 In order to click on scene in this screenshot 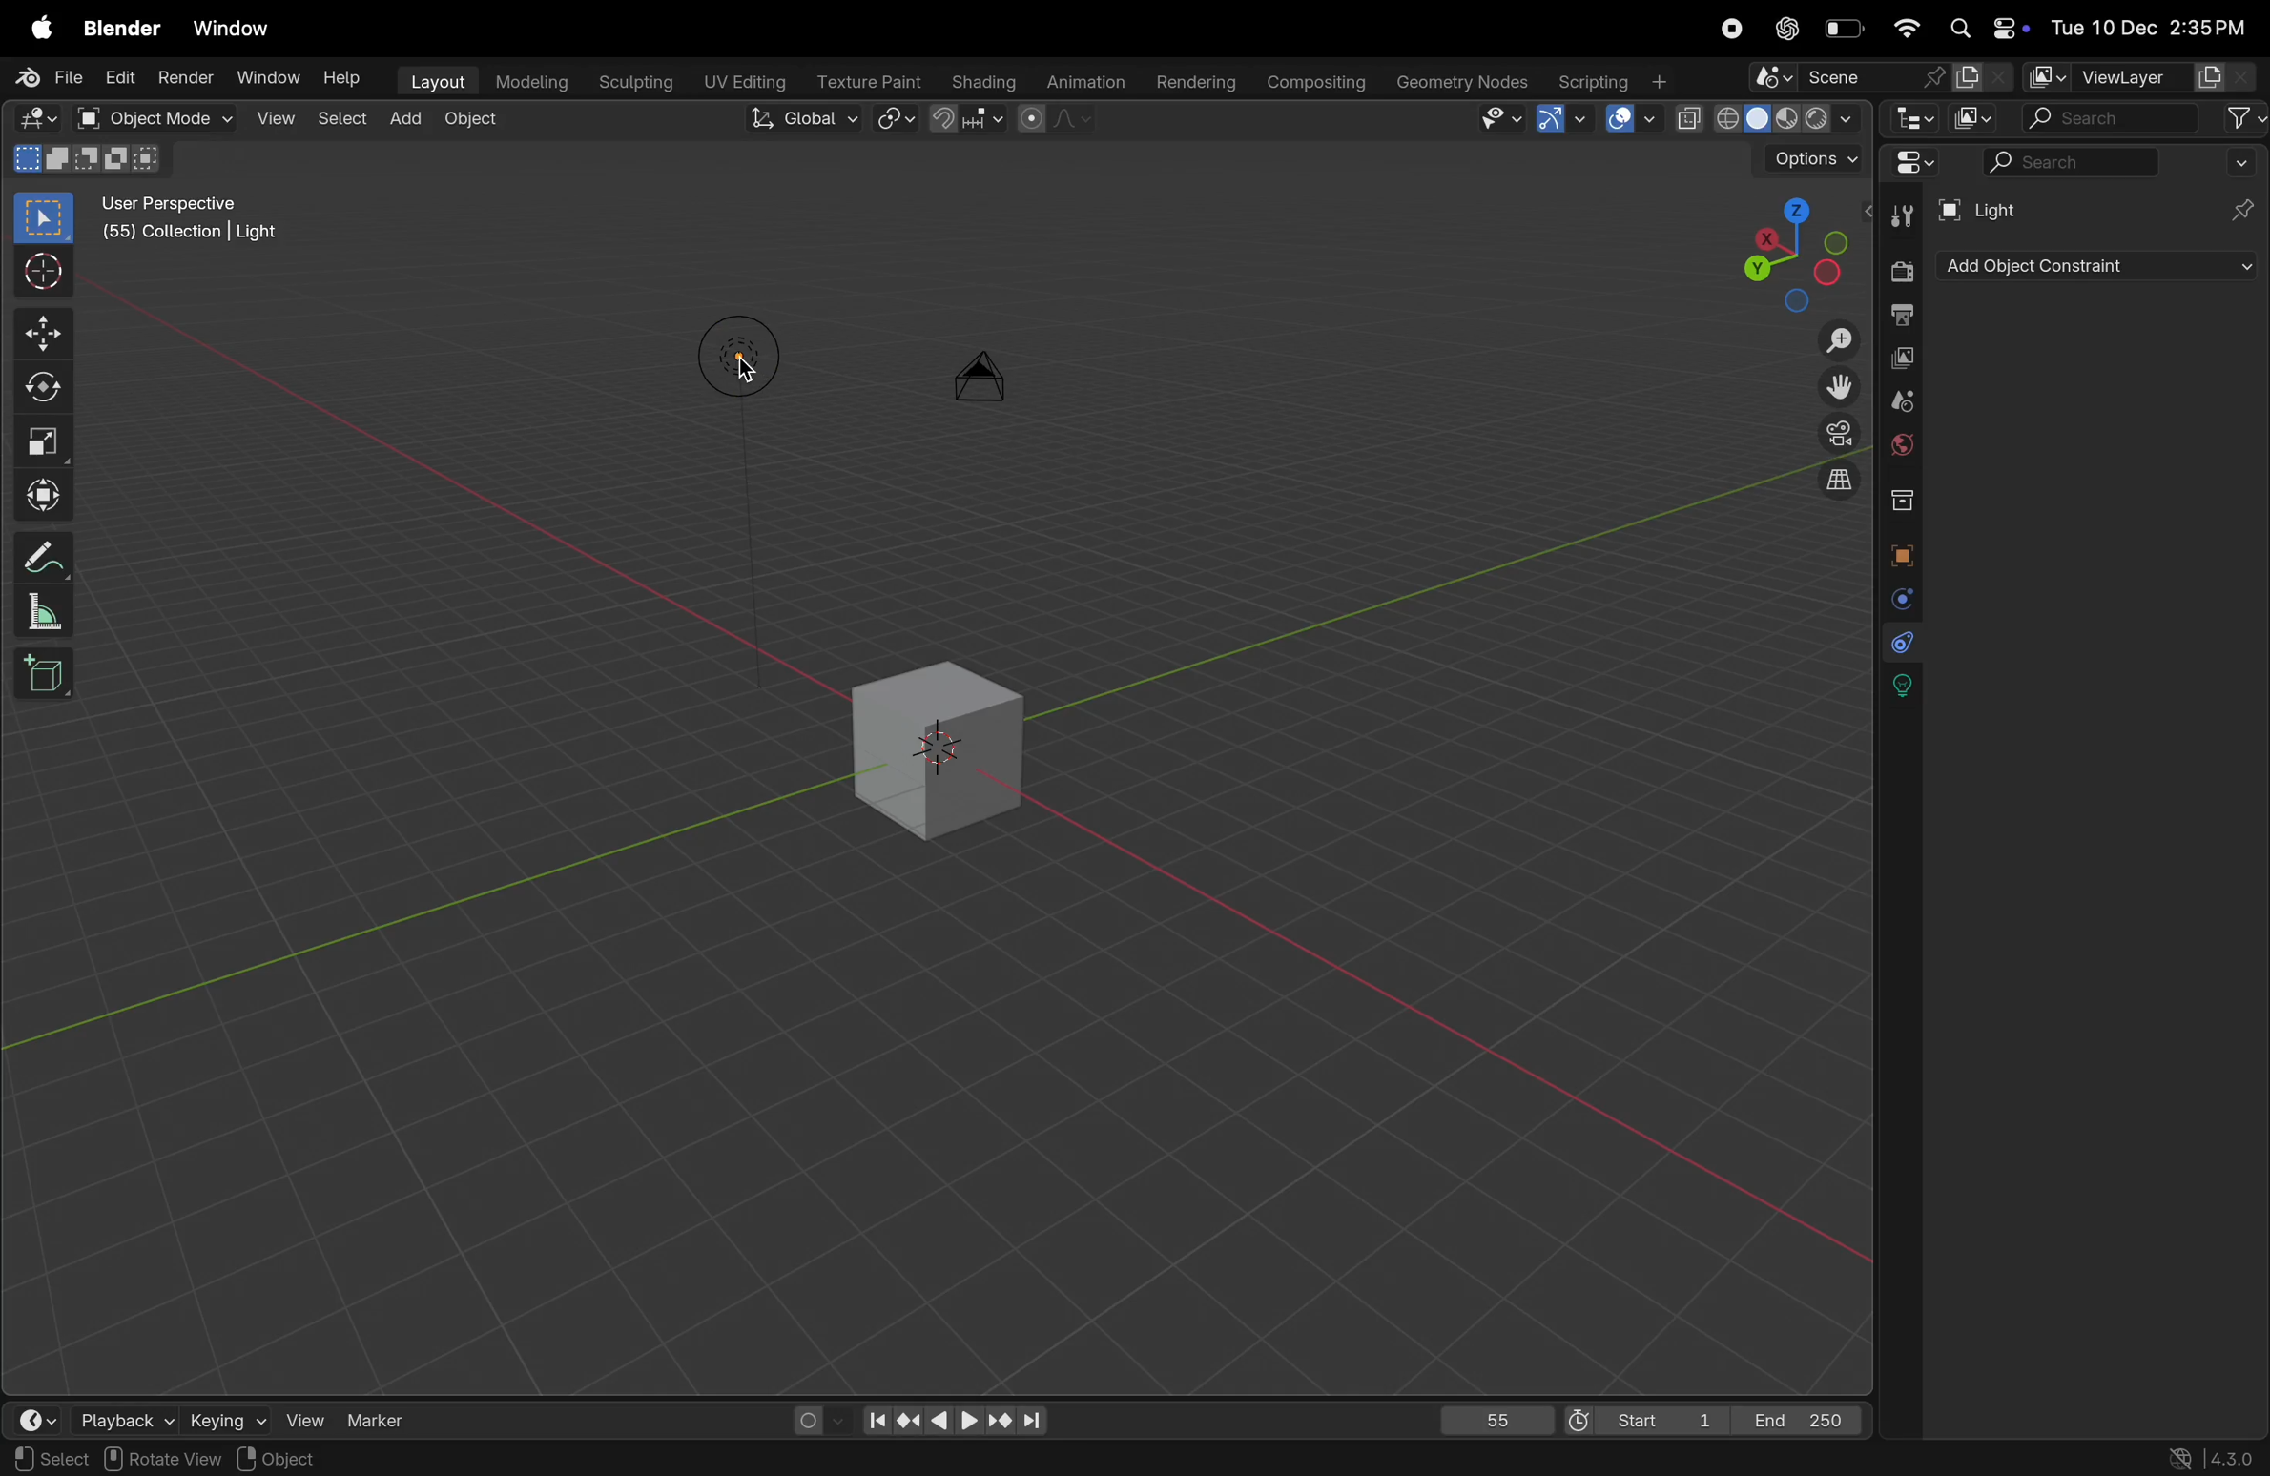, I will do `click(1879, 77)`.